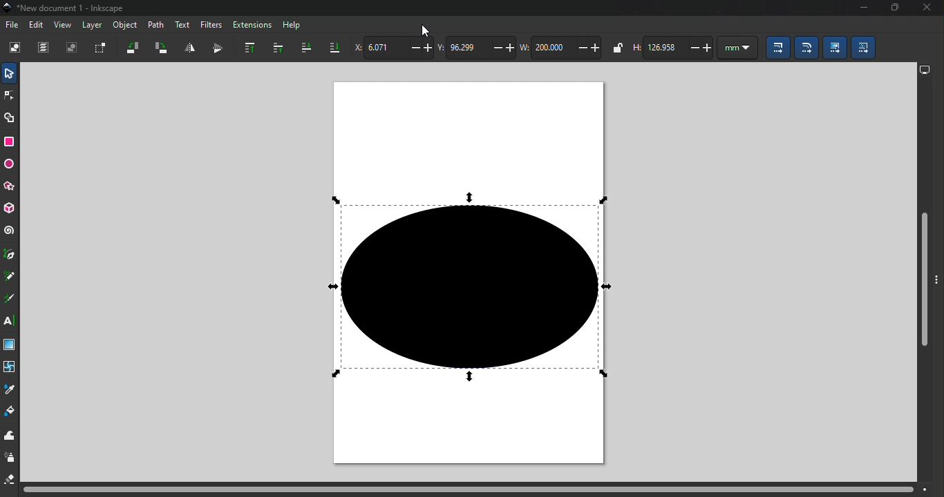 This screenshot has width=944, height=497. What do you see at coordinates (10, 231) in the screenshot?
I see `Spiral tool` at bounding box center [10, 231].